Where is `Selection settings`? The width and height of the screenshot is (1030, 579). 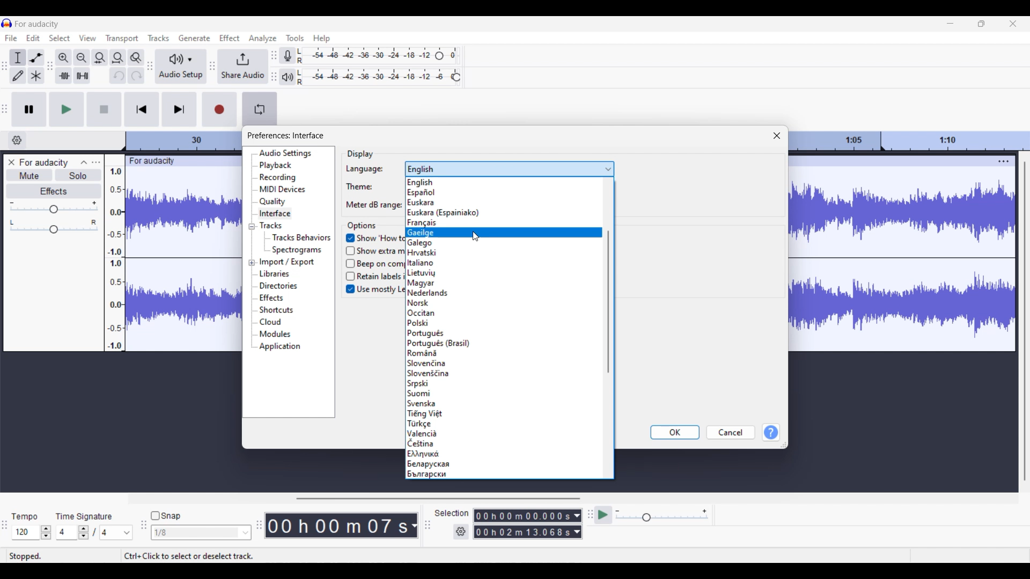 Selection settings is located at coordinates (461, 532).